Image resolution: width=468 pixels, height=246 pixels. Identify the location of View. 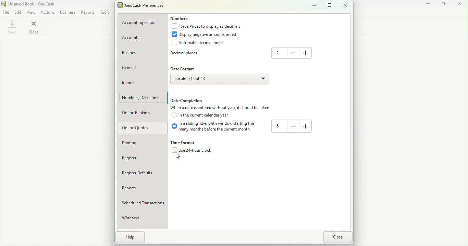
(32, 12).